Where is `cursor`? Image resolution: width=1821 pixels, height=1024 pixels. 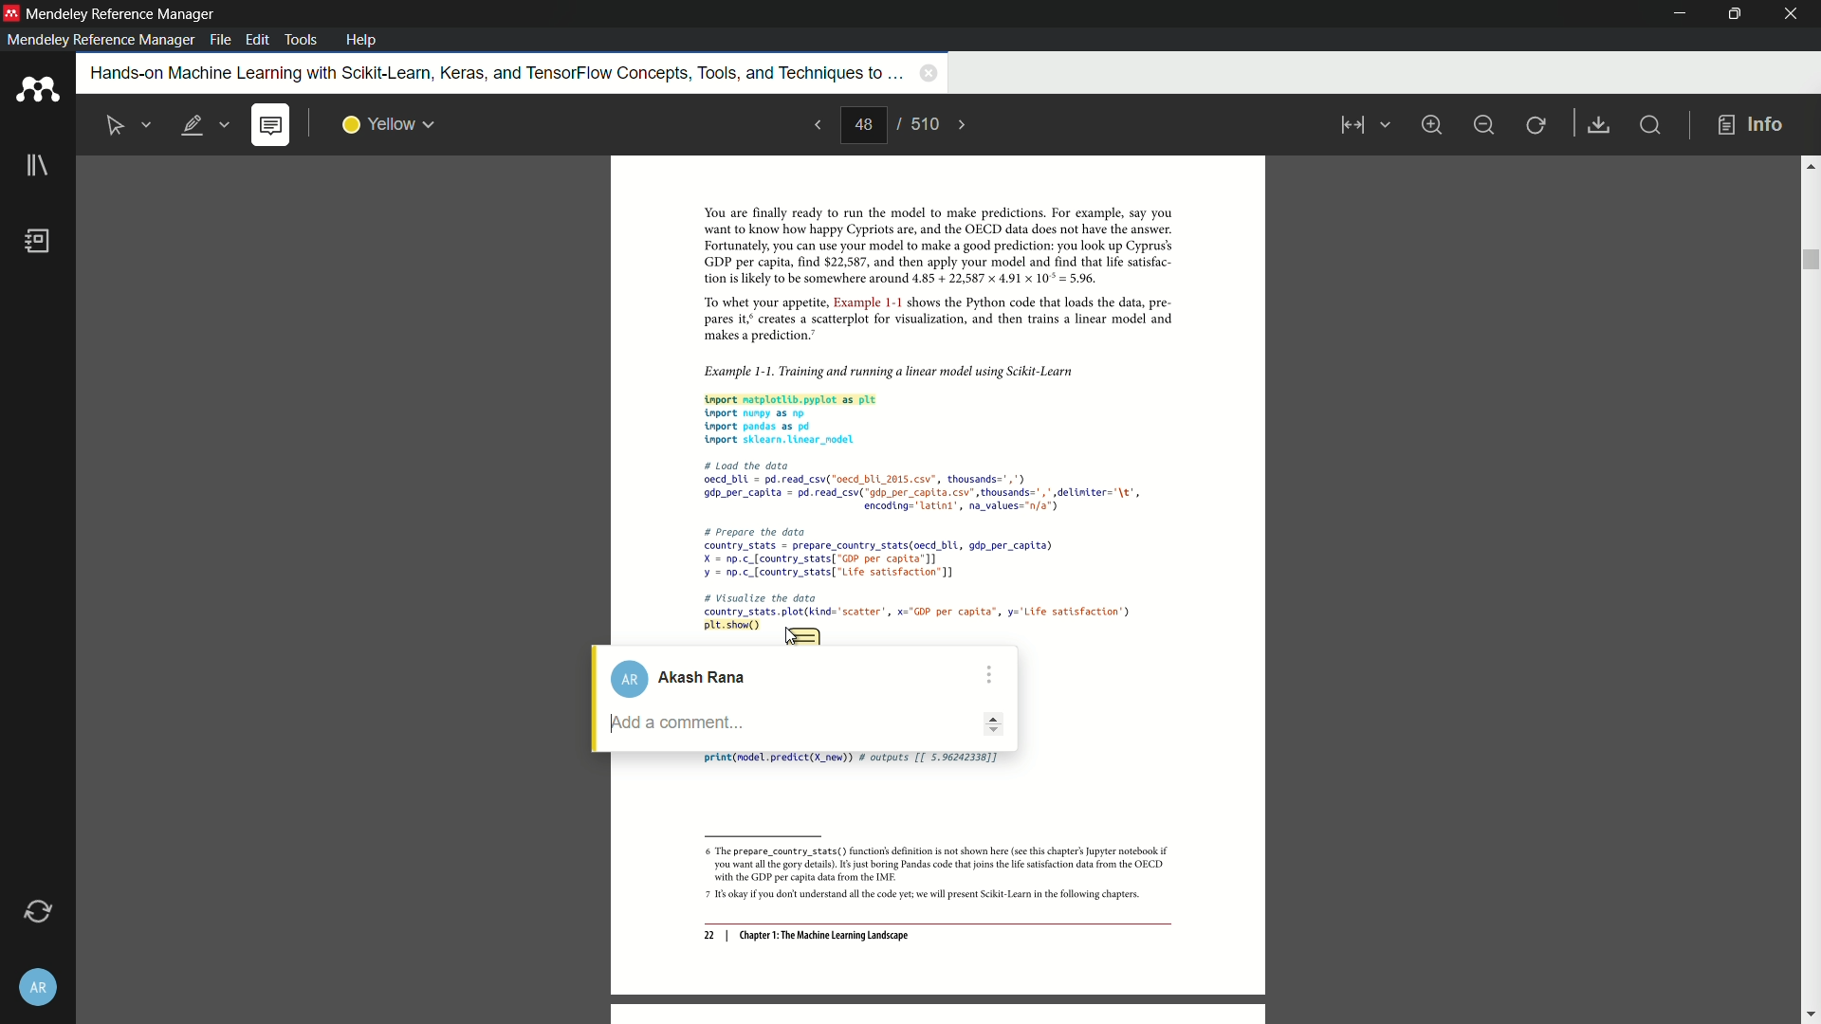
cursor is located at coordinates (790, 632).